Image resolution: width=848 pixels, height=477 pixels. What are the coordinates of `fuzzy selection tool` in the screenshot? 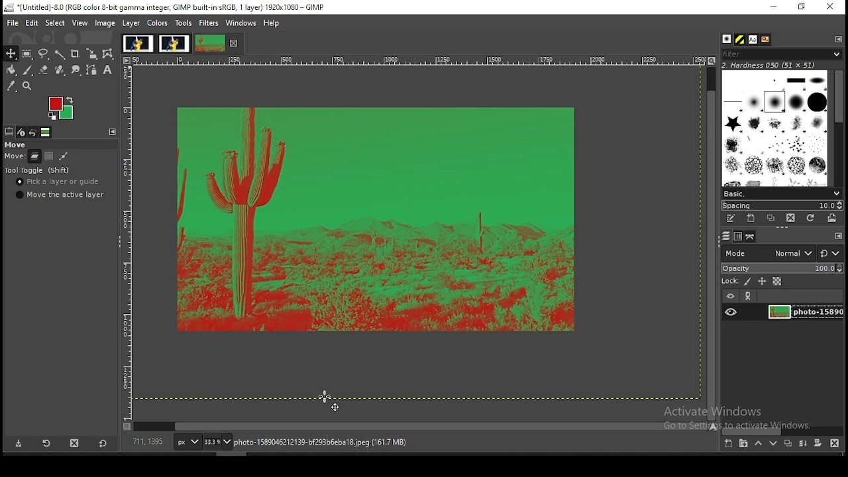 It's located at (61, 54).